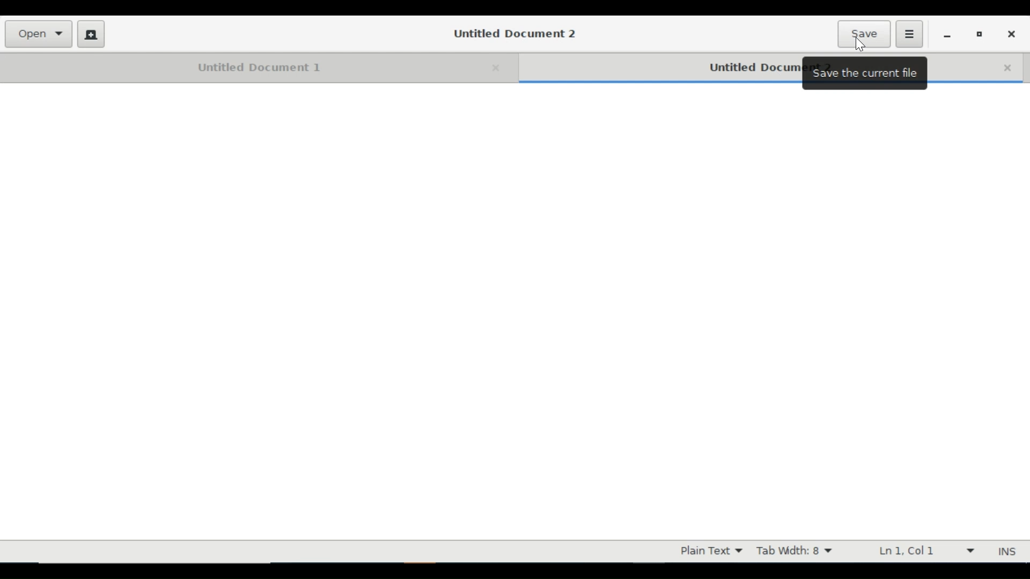 This screenshot has width=1030, height=579. Describe the element at coordinates (1006, 551) in the screenshot. I see `INS` at that location.